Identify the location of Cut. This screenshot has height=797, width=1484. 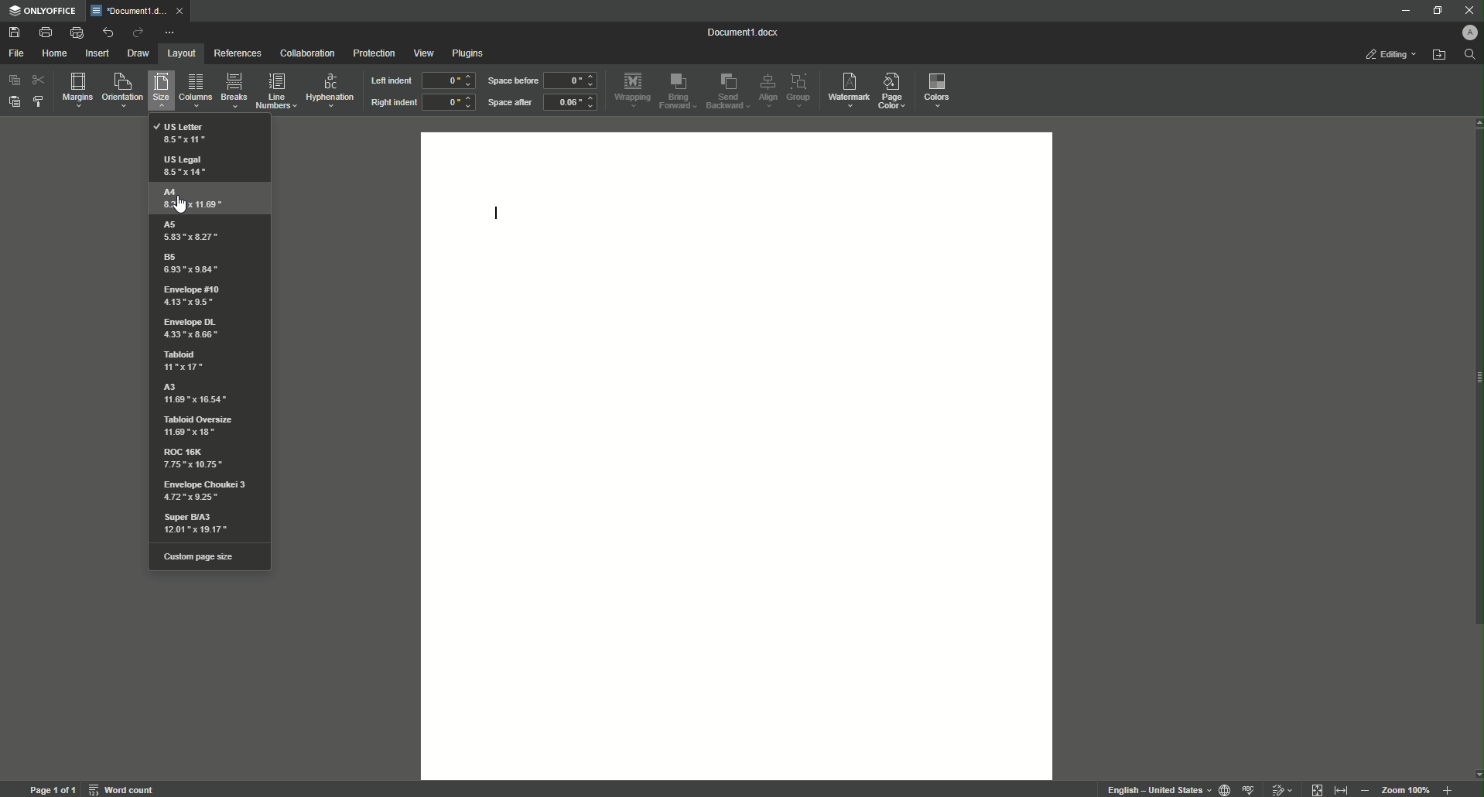
(39, 80).